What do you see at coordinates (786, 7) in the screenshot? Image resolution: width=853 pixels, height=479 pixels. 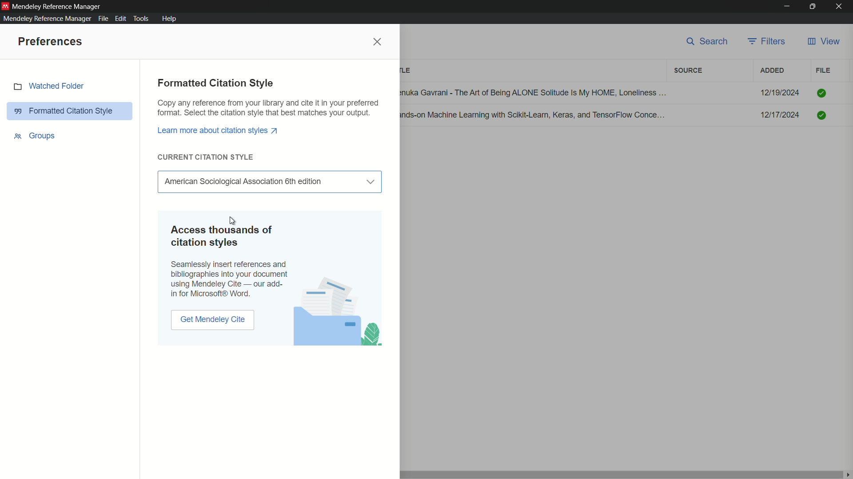 I see `minimize` at bounding box center [786, 7].